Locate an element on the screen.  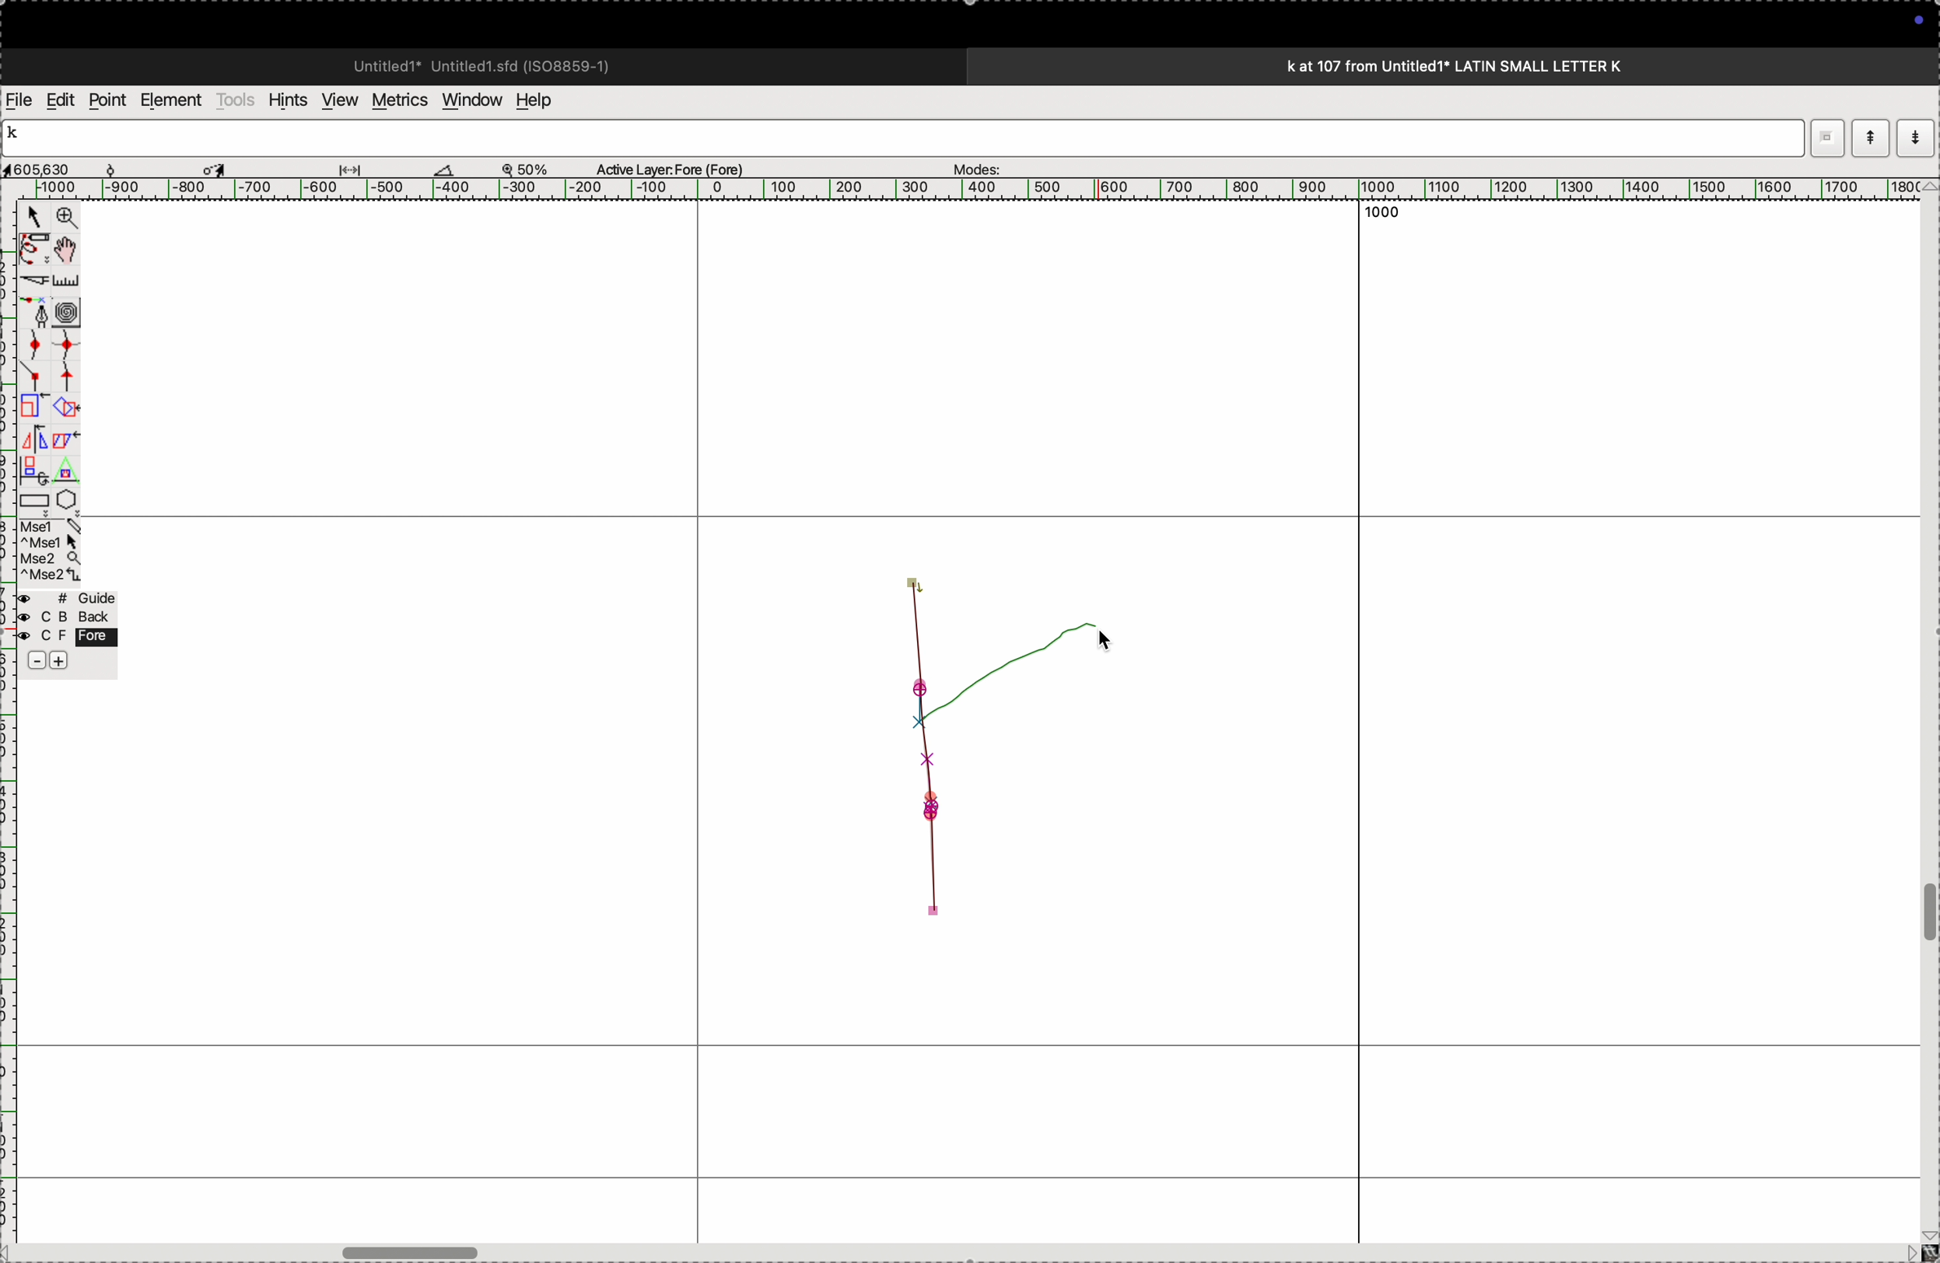
hints is located at coordinates (284, 99).